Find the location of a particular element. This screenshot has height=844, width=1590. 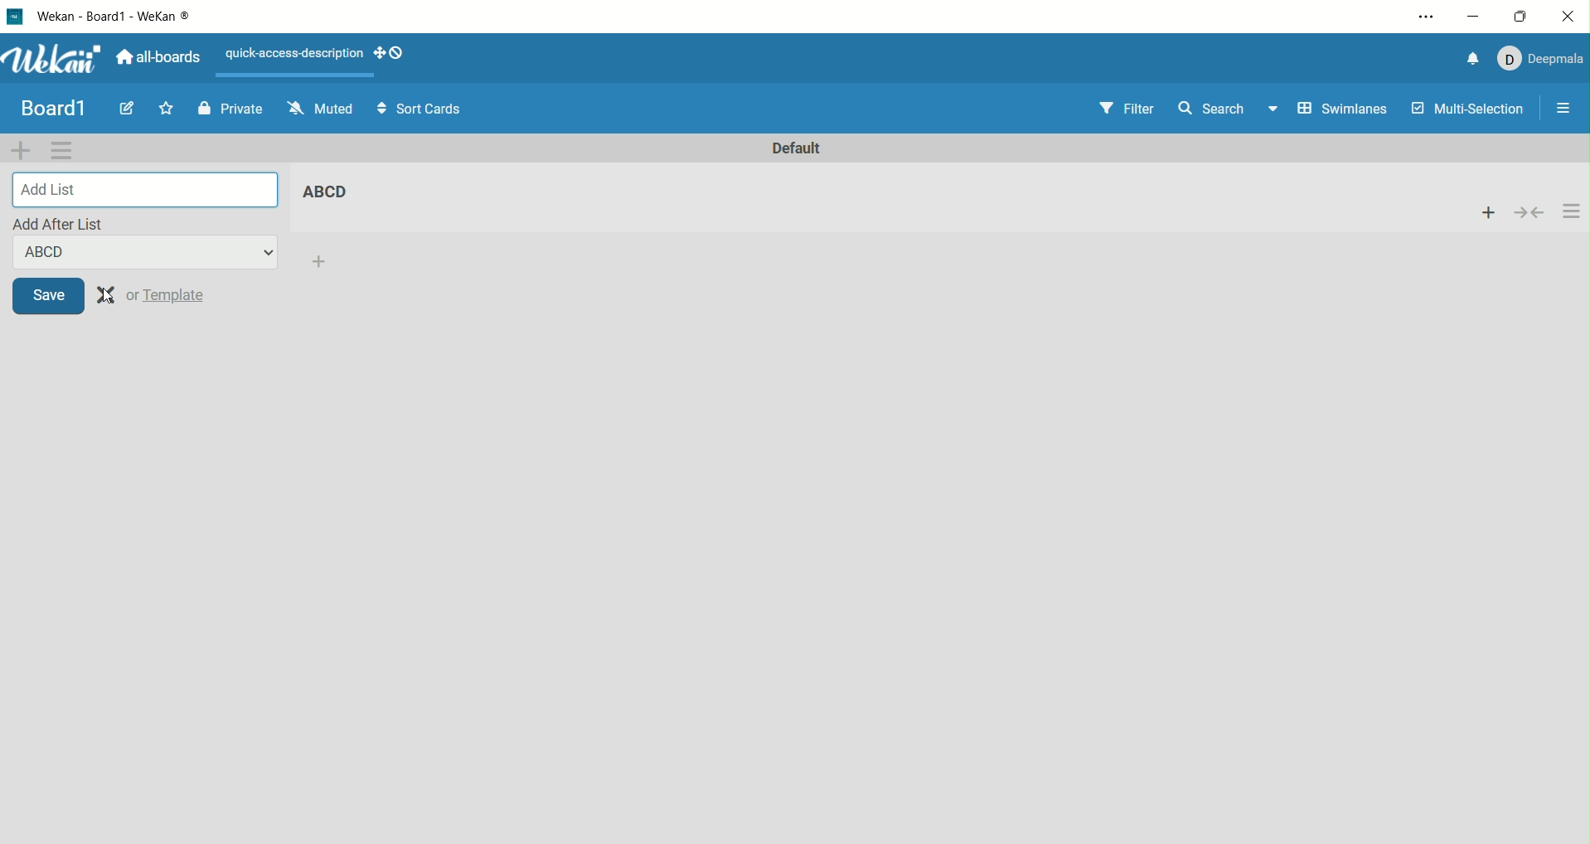

close is located at coordinates (1568, 15).